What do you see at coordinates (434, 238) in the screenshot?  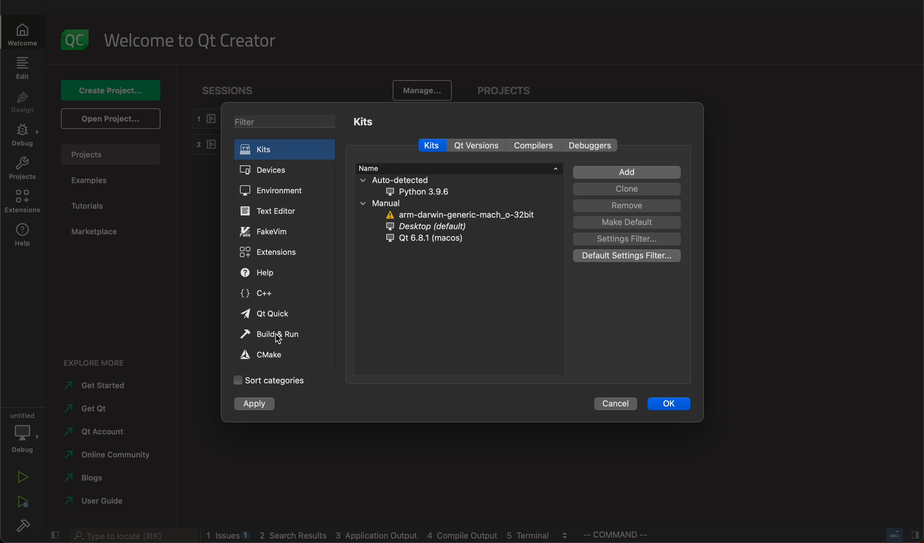 I see `qt` at bounding box center [434, 238].